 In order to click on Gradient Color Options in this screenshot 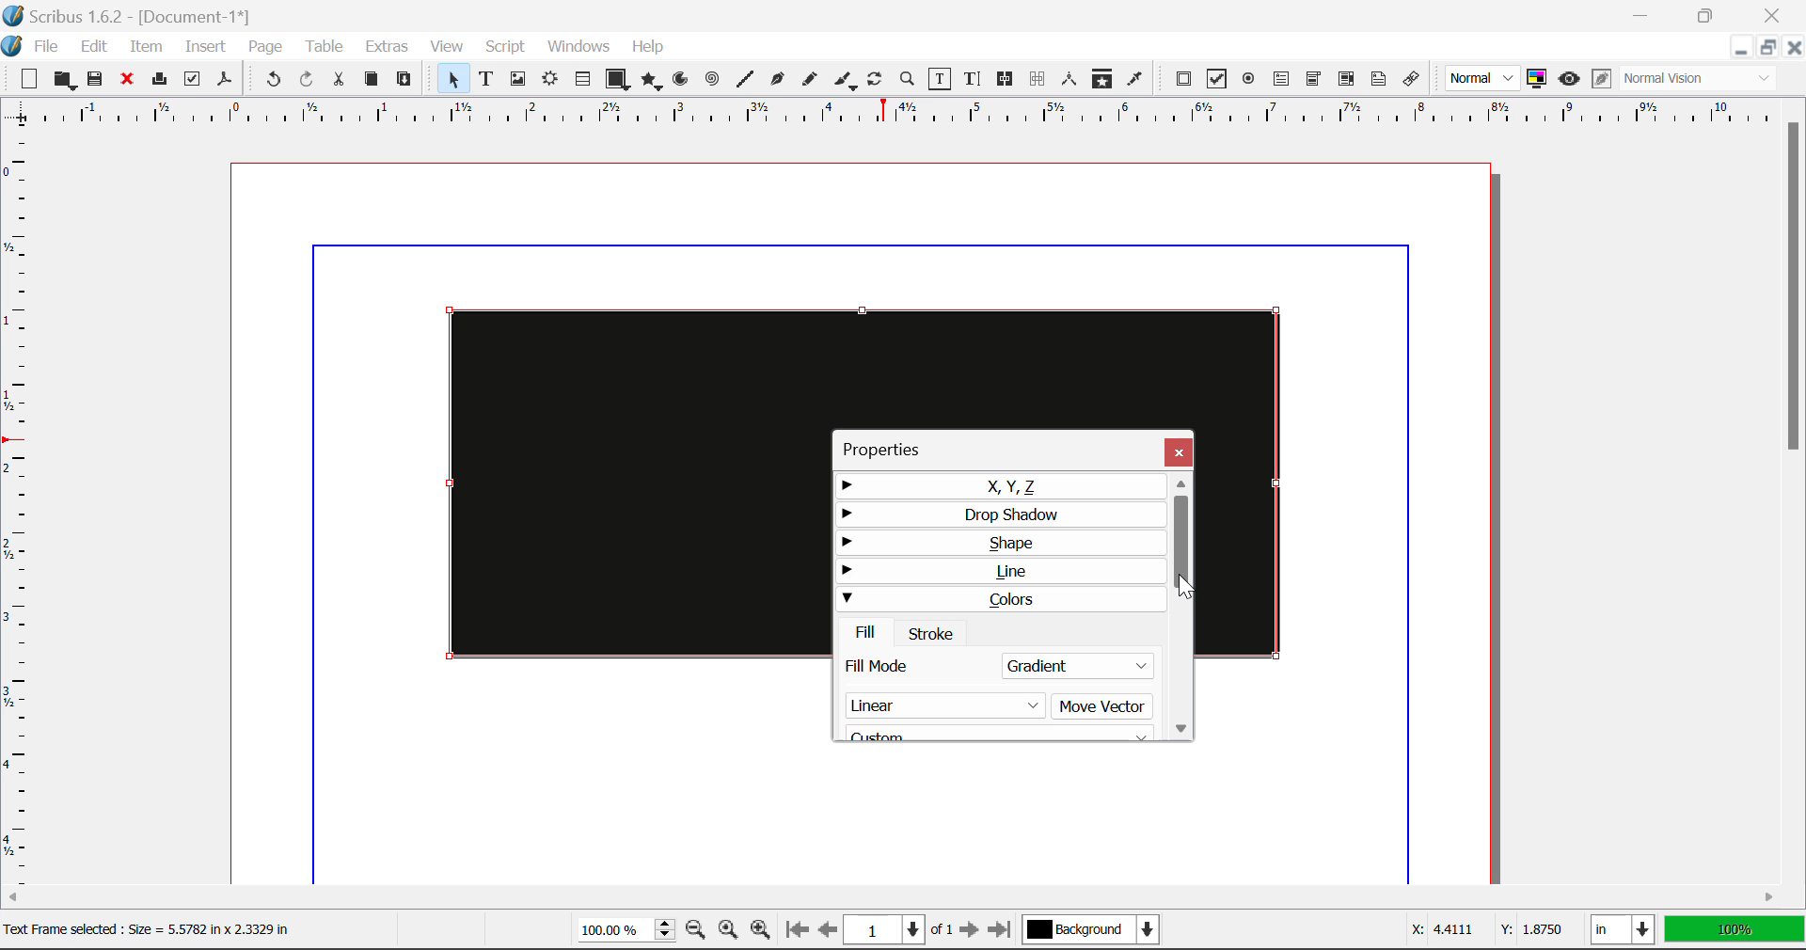, I will do `click(943, 705)`.